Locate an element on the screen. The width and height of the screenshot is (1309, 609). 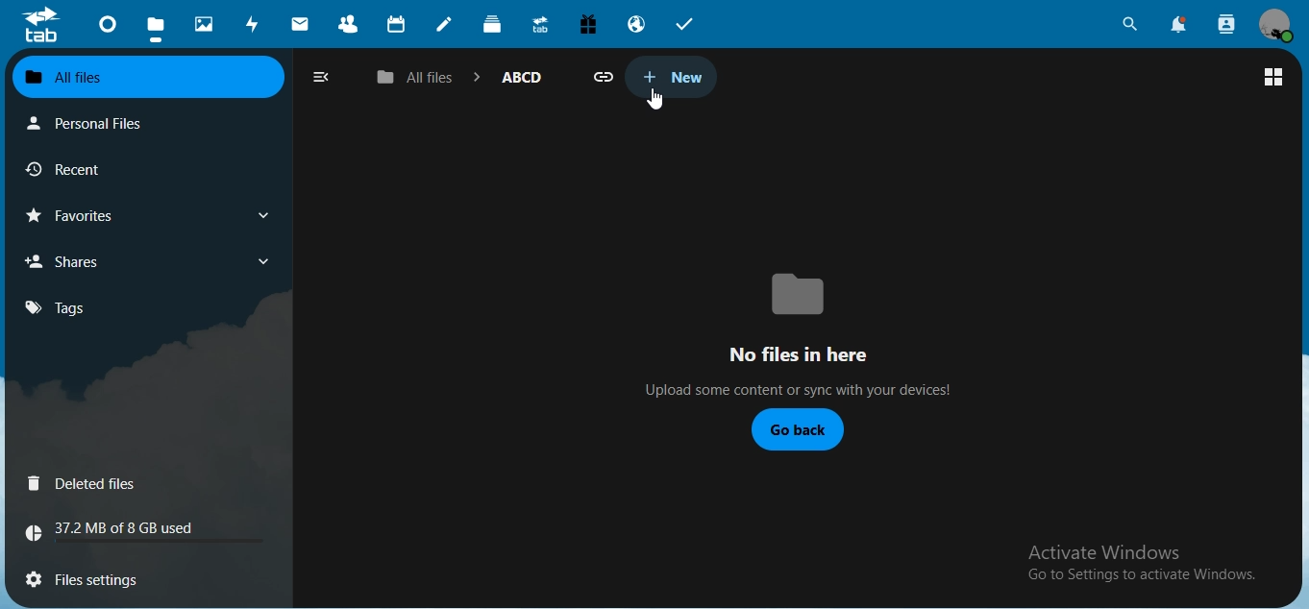
contacts is located at coordinates (349, 26).